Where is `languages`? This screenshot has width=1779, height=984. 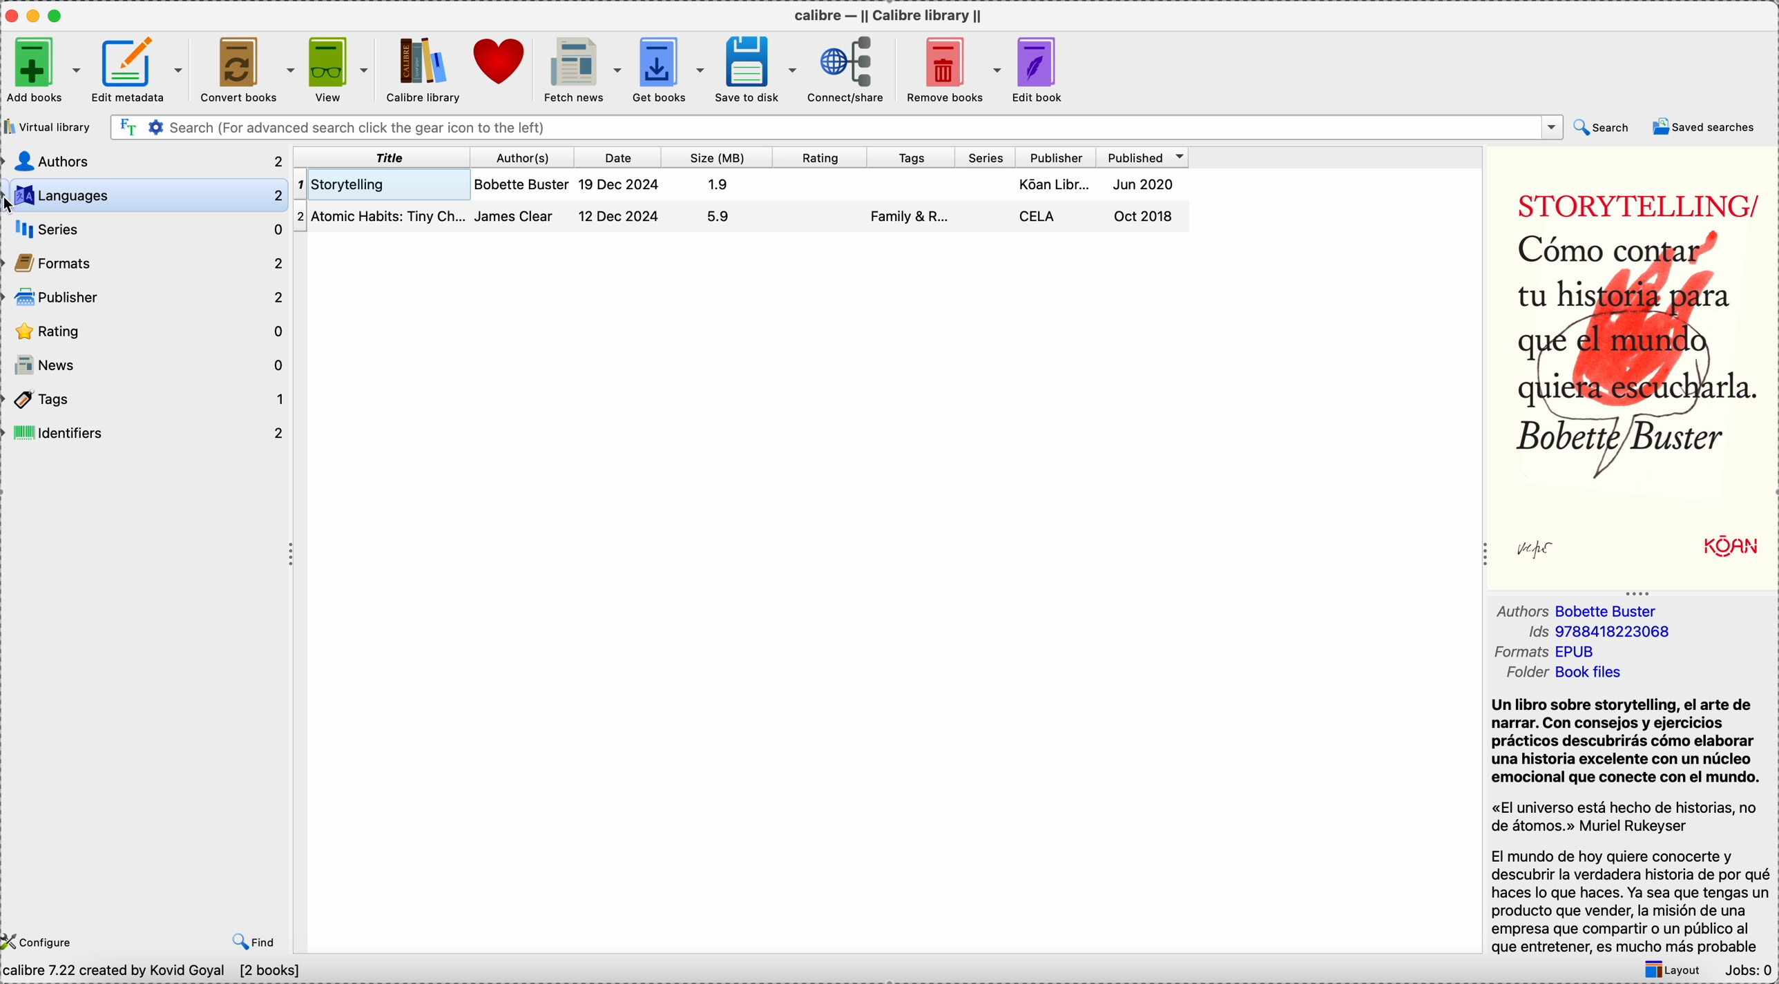
languages is located at coordinates (161, 195).